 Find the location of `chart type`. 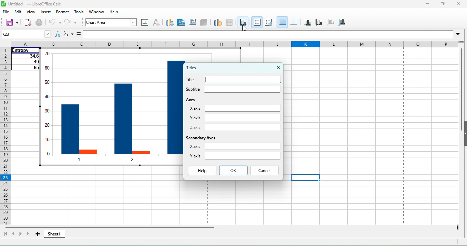

chart type is located at coordinates (170, 24).